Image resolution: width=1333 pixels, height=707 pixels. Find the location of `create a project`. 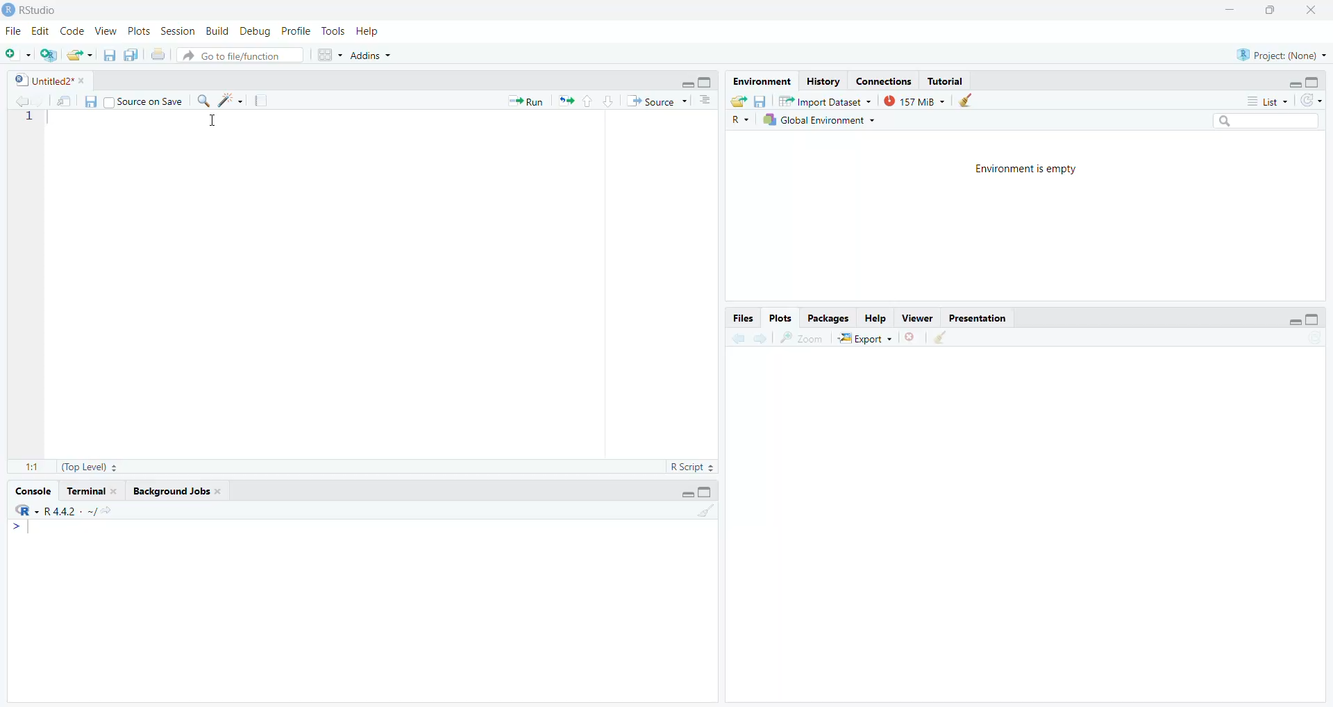

create a project is located at coordinates (47, 56).